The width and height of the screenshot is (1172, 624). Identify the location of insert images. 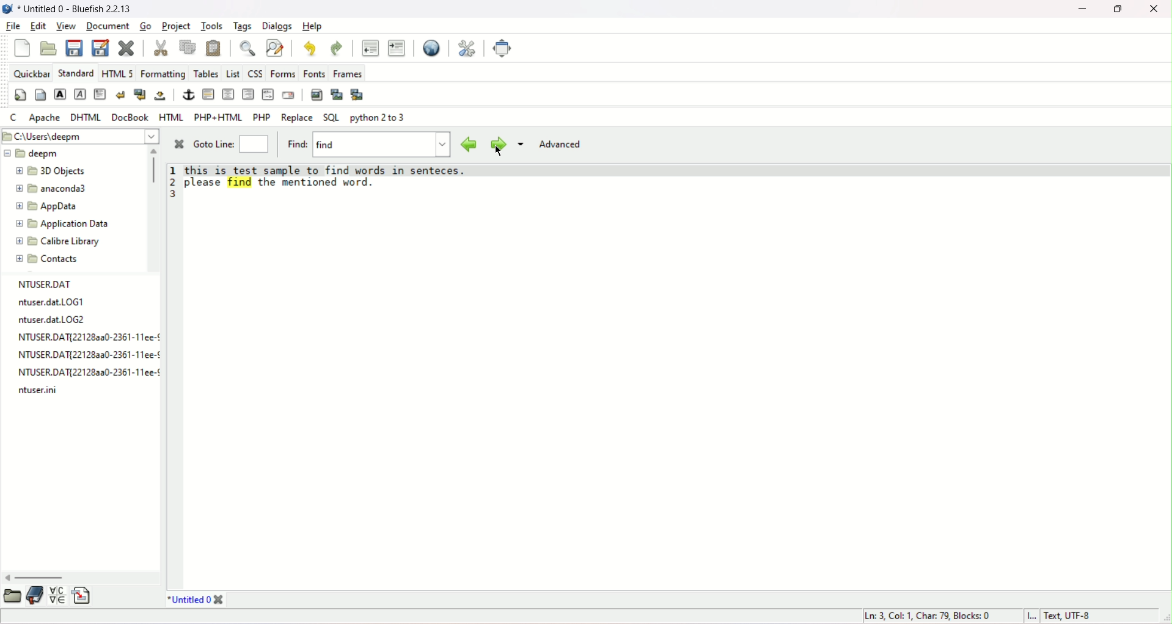
(318, 94).